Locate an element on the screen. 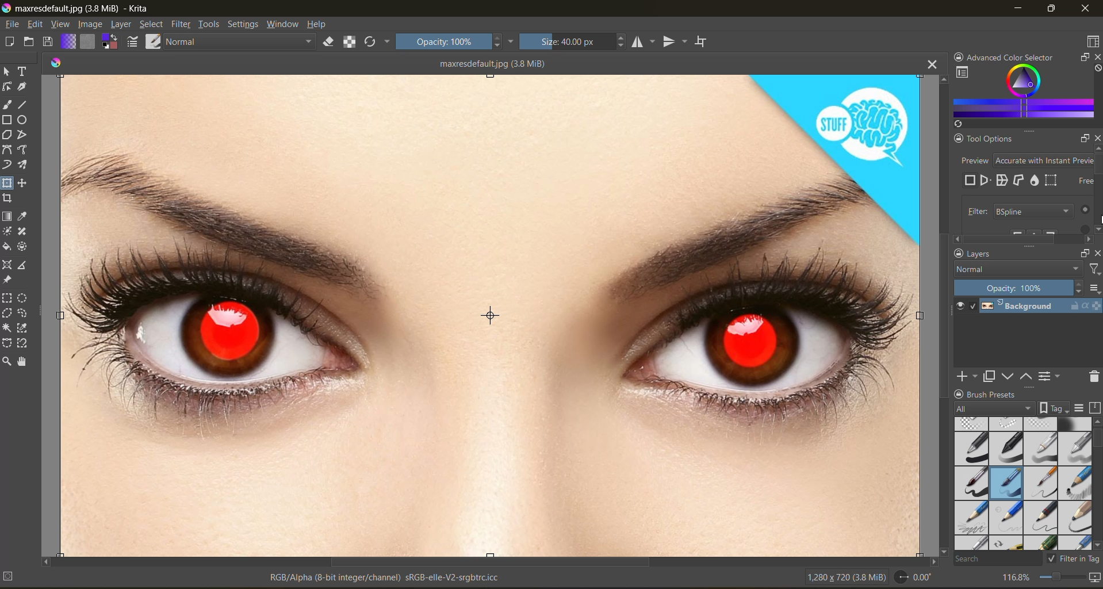  lock docker is located at coordinates (959, 394).